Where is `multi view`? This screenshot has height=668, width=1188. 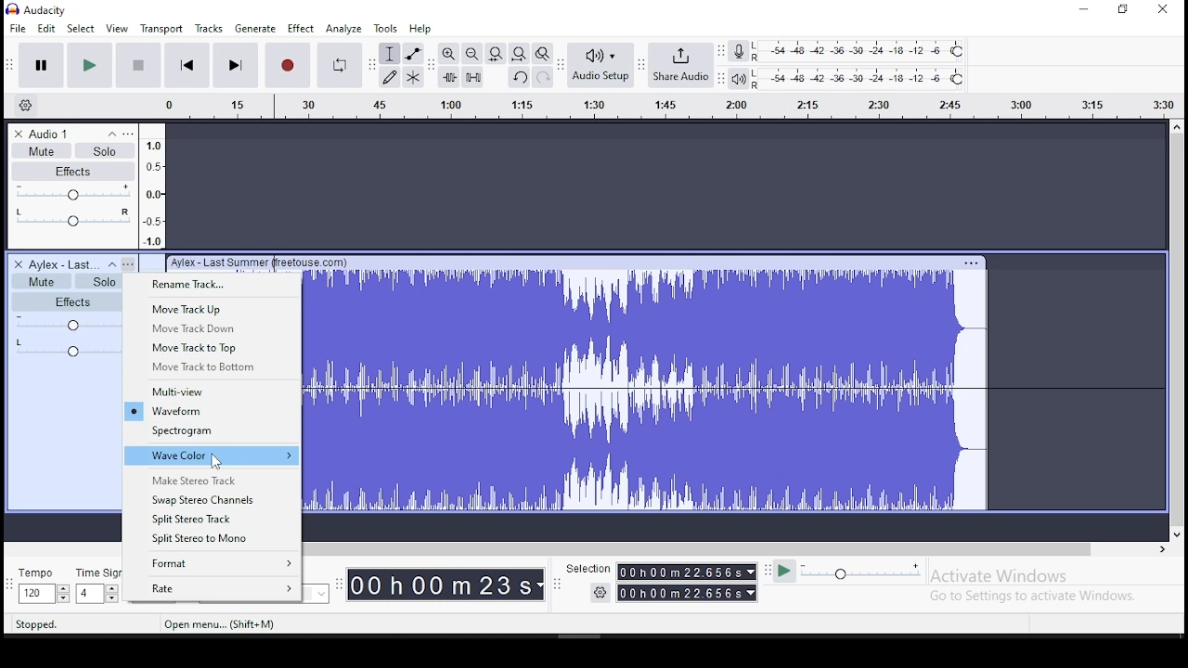 multi view is located at coordinates (213, 392).